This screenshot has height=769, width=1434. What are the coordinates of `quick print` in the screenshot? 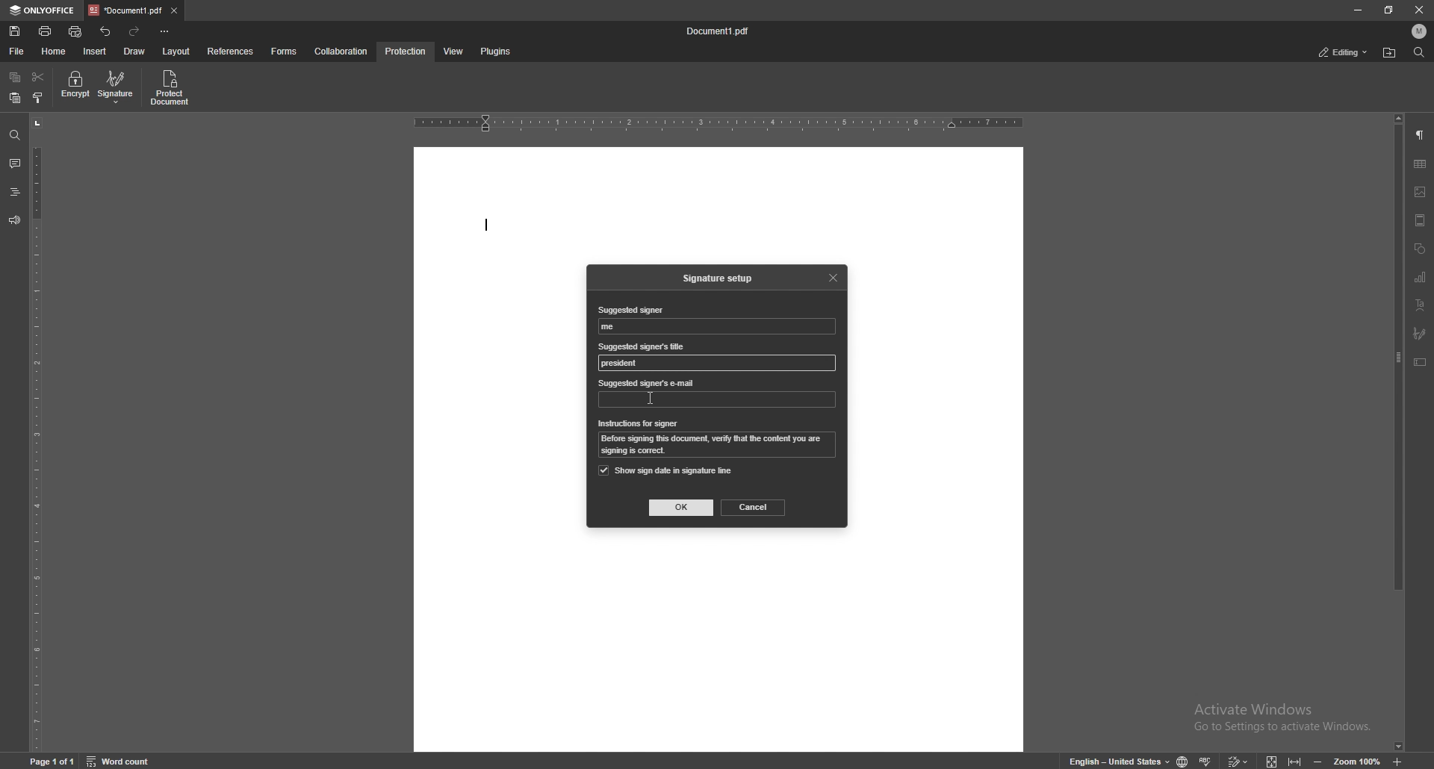 It's located at (76, 33).